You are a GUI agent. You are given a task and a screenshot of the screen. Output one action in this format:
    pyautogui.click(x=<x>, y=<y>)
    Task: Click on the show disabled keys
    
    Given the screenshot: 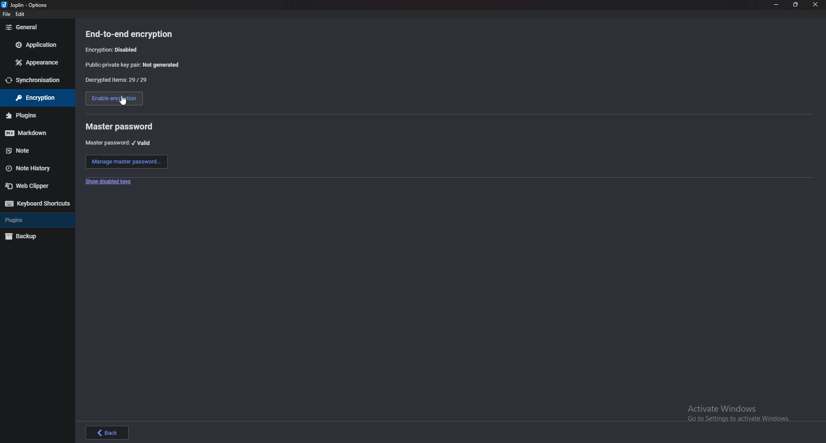 What is the action you would take?
    pyautogui.click(x=108, y=182)
    